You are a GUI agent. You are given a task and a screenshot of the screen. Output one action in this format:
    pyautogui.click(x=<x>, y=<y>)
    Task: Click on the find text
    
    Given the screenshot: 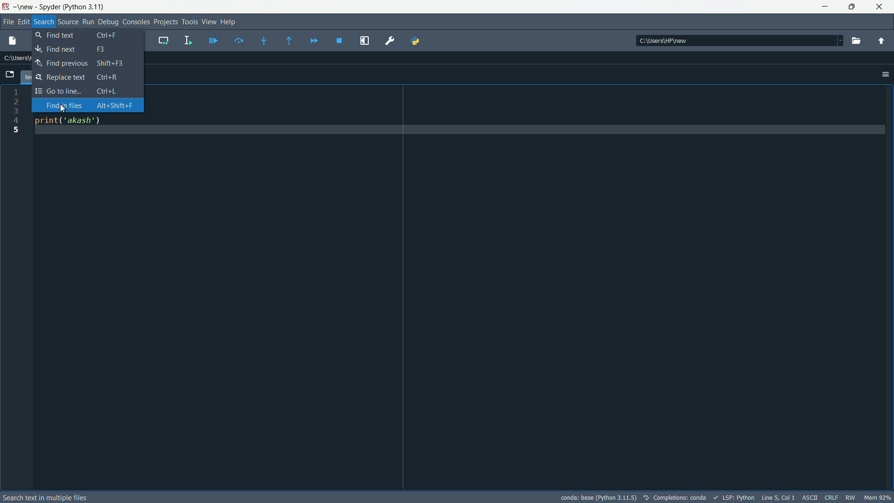 What is the action you would take?
    pyautogui.click(x=88, y=36)
    